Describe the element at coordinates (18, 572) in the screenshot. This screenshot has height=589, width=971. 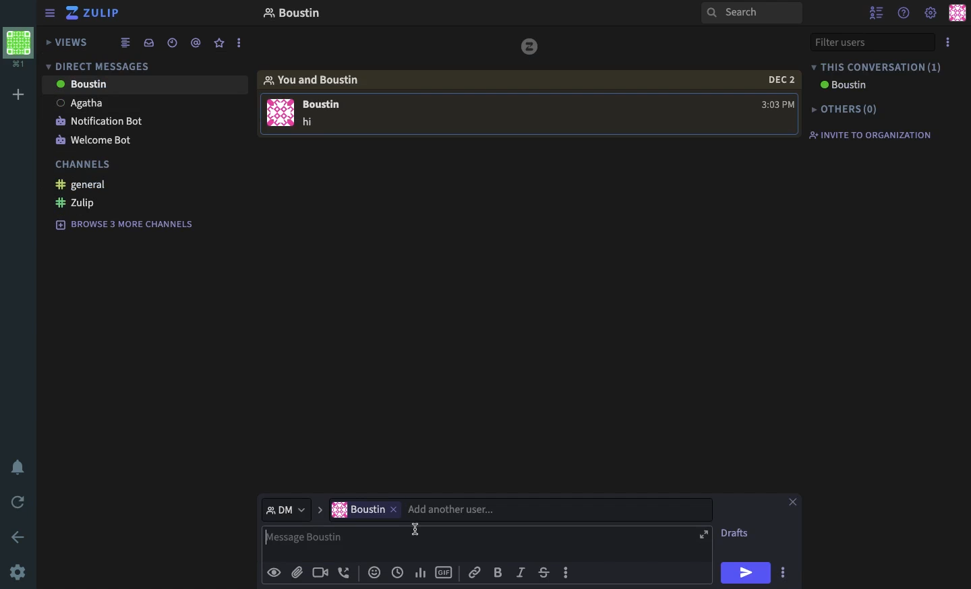
I see `settings` at that location.